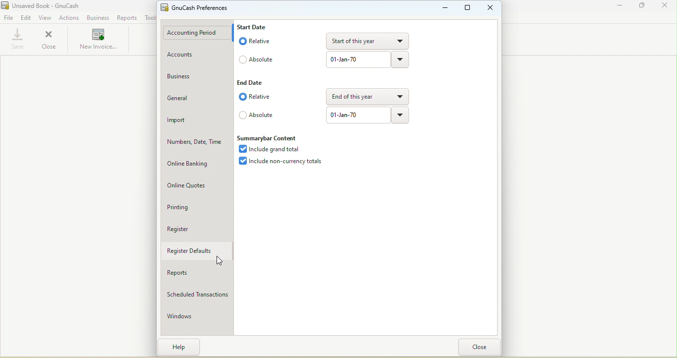  Describe the element at coordinates (127, 18) in the screenshot. I see `Reports` at that location.